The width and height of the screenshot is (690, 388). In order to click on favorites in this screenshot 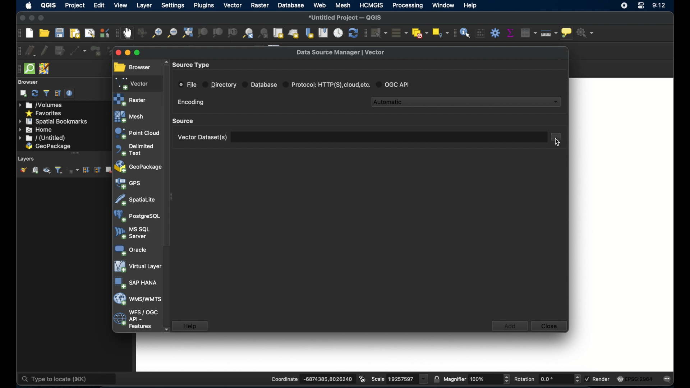, I will do `click(44, 113)`.